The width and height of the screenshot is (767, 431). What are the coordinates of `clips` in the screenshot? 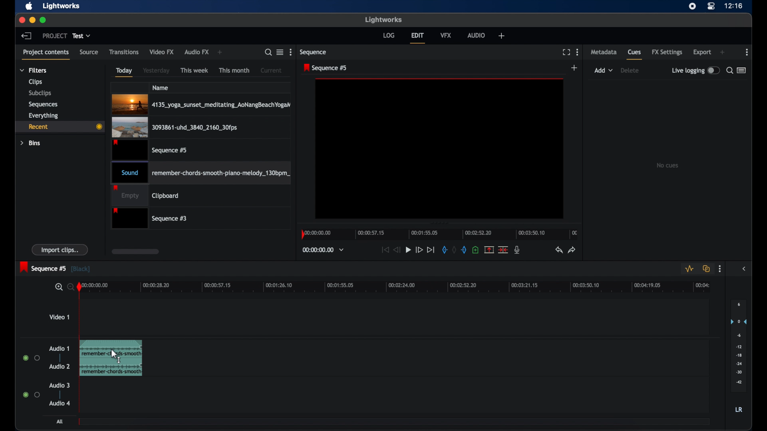 It's located at (36, 82).